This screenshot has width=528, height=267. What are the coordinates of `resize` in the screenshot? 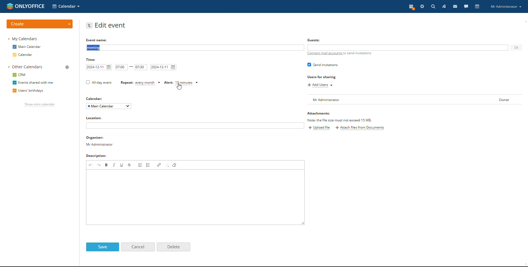 It's located at (303, 223).